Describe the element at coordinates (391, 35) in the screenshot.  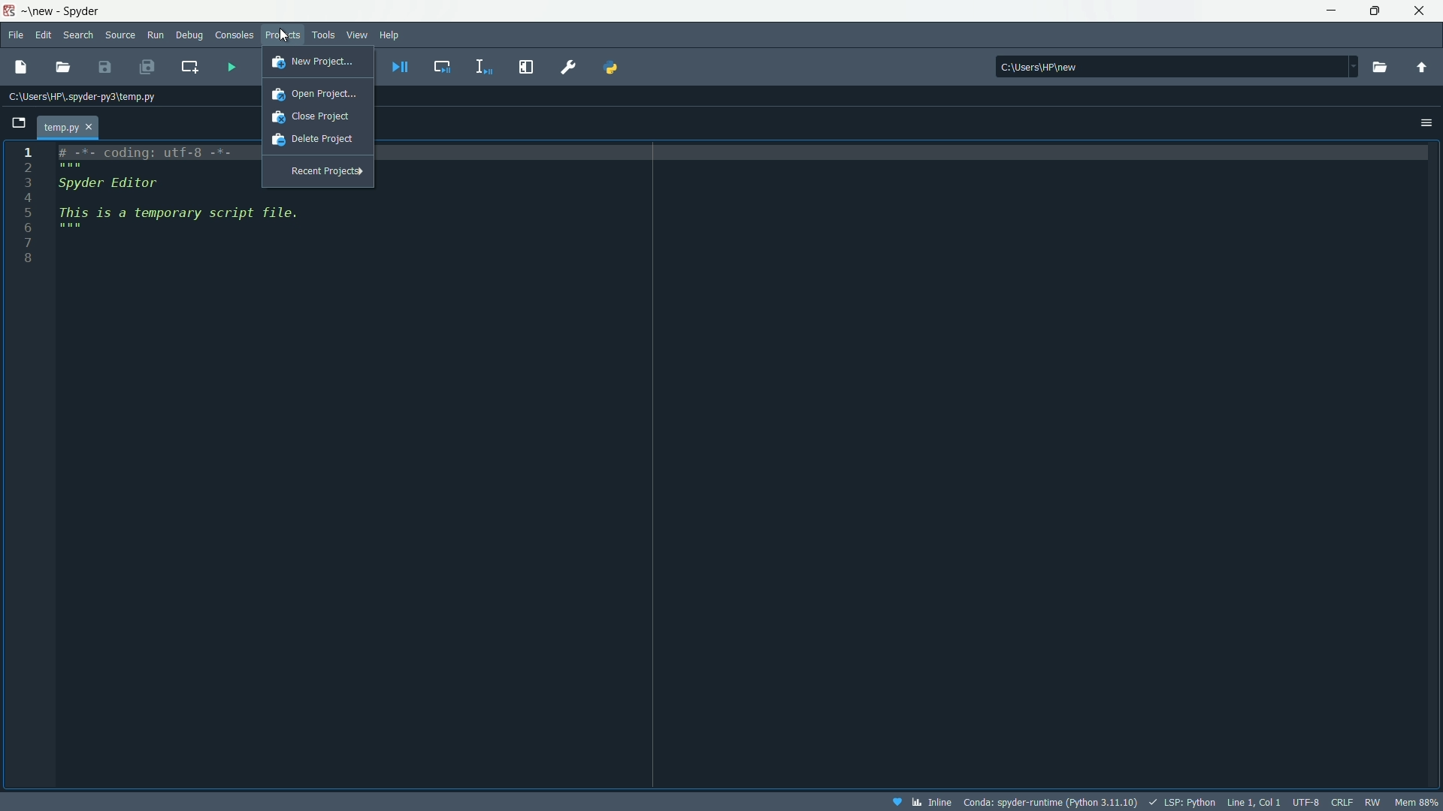
I see `Help menu` at that location.